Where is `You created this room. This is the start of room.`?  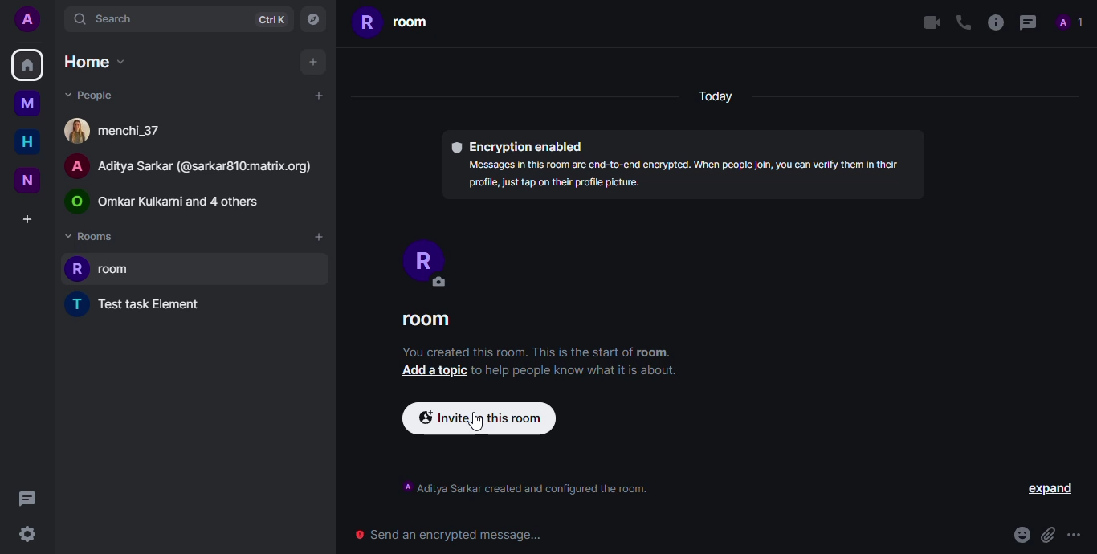
You created this room. This is the start of room. is located at coordinates (539, 351).